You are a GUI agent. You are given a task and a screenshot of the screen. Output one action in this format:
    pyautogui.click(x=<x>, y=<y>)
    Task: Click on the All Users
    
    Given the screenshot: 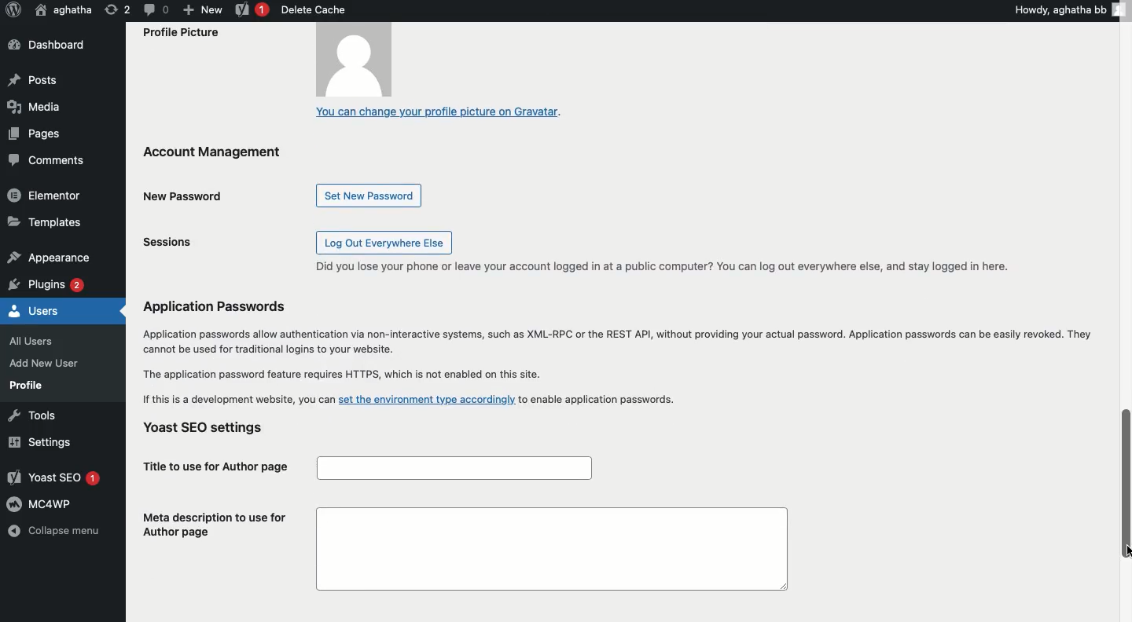 What is the action you would take?
    pyautogui.click(x=39, y=339)
    